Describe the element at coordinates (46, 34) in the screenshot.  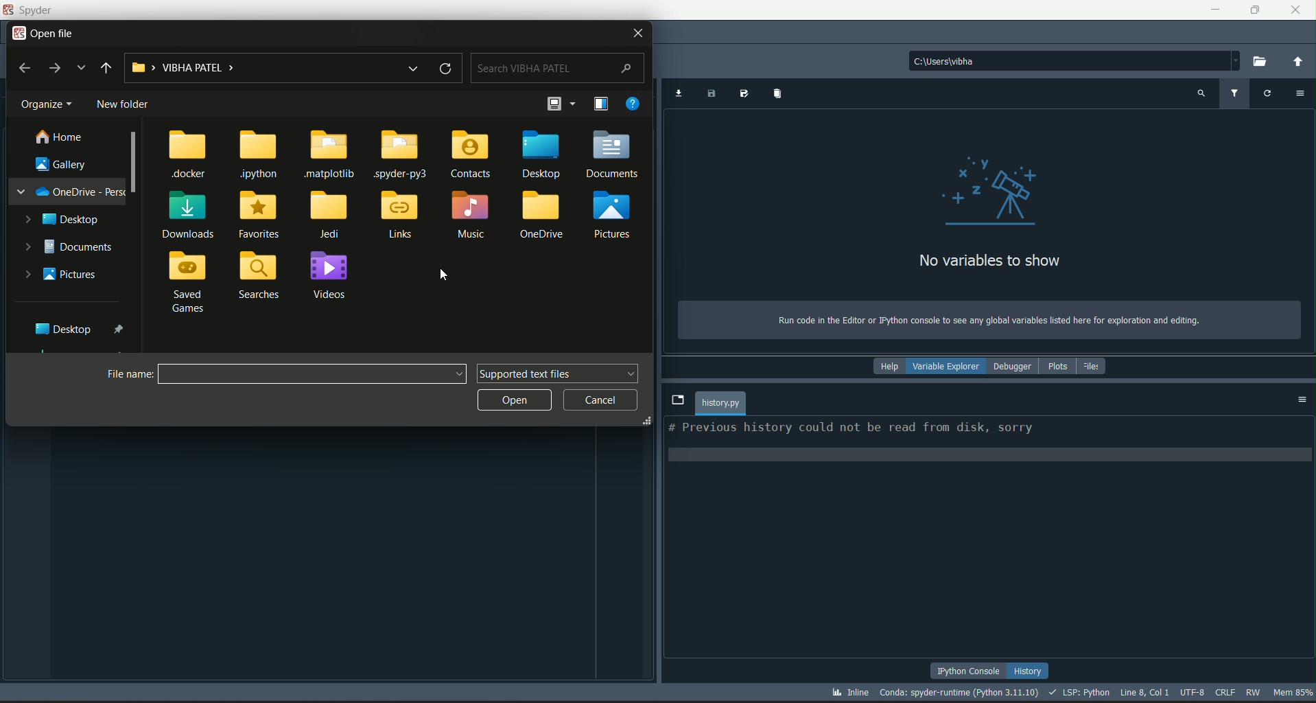
I see `open file` at that location.